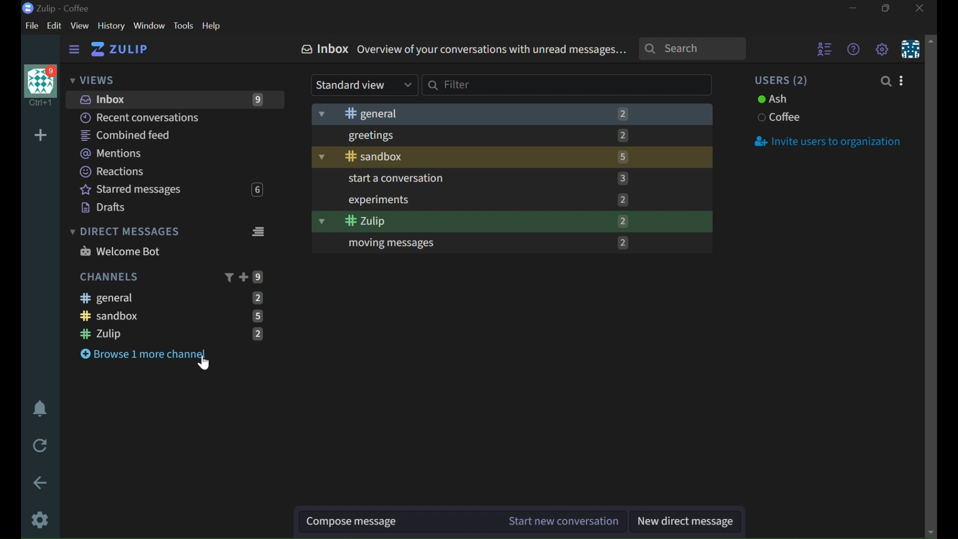  Describe the element at coordinates (685, 523) in the screenshot. I see `NEW DIRECT MESSAGE` at that location.